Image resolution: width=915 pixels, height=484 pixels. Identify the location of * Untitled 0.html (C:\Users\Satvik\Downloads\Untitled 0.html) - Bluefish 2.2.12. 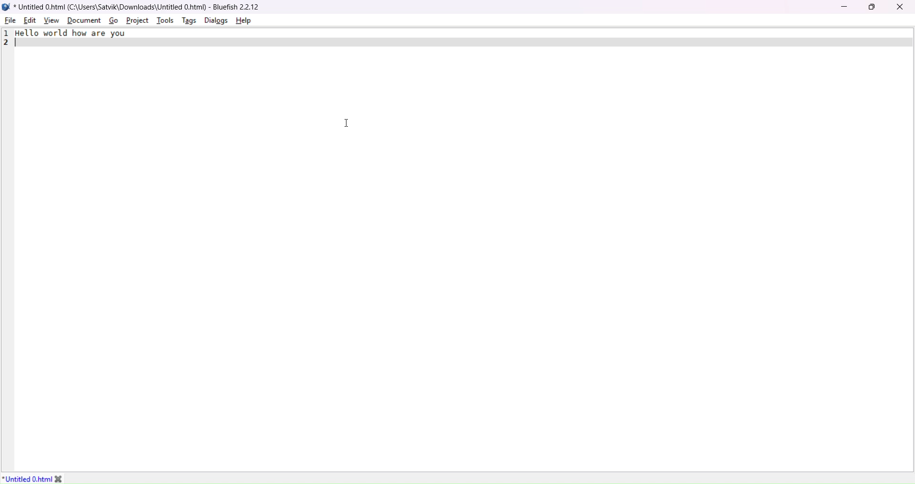
(141, 6).